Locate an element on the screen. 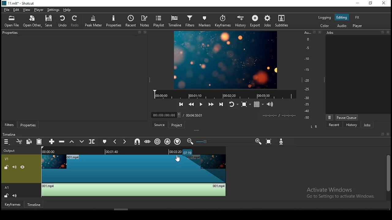  properties is located at coordinates (114, 21).